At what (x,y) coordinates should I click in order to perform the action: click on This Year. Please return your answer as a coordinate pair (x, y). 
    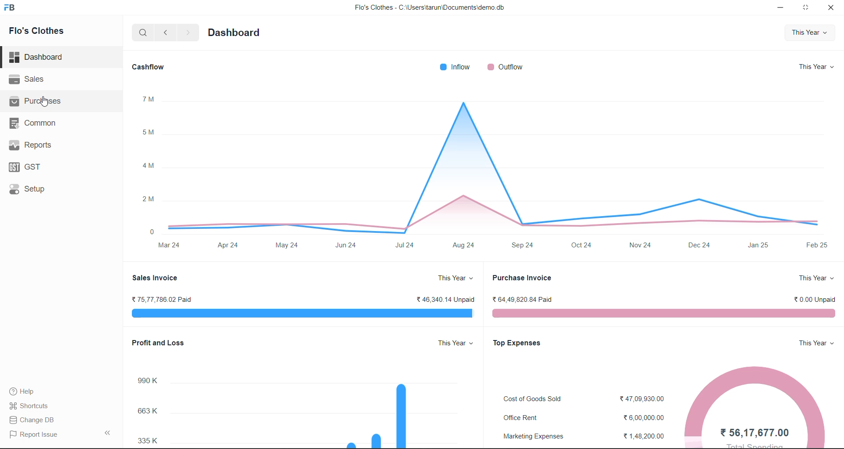
    Looking at the image, I should click on (452, 343).